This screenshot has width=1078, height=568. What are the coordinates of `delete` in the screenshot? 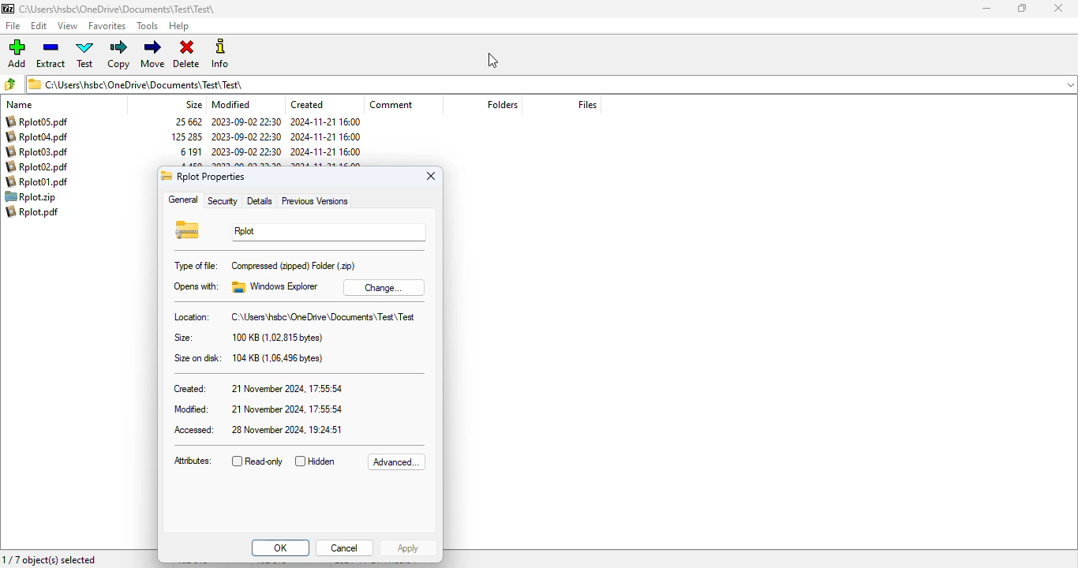 It's located at (187, 54).